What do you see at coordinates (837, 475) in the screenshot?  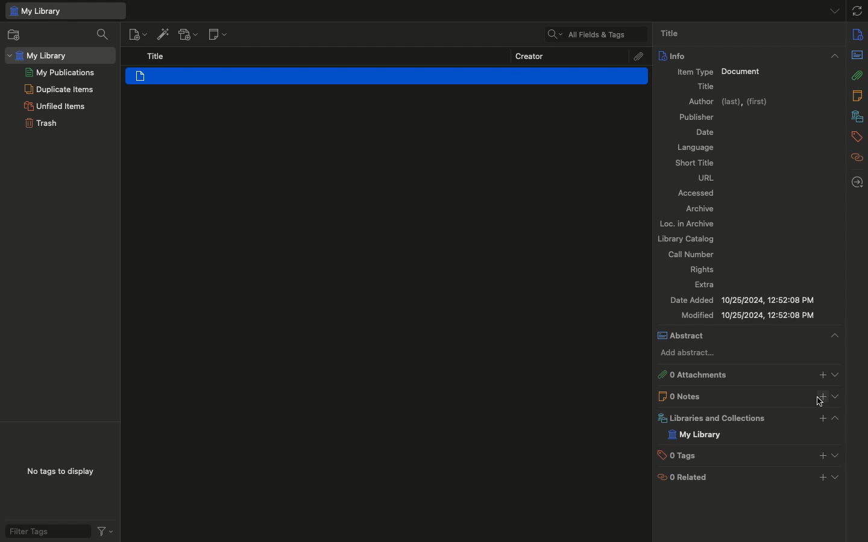 I see `Show` at bounding box center [837, 475].